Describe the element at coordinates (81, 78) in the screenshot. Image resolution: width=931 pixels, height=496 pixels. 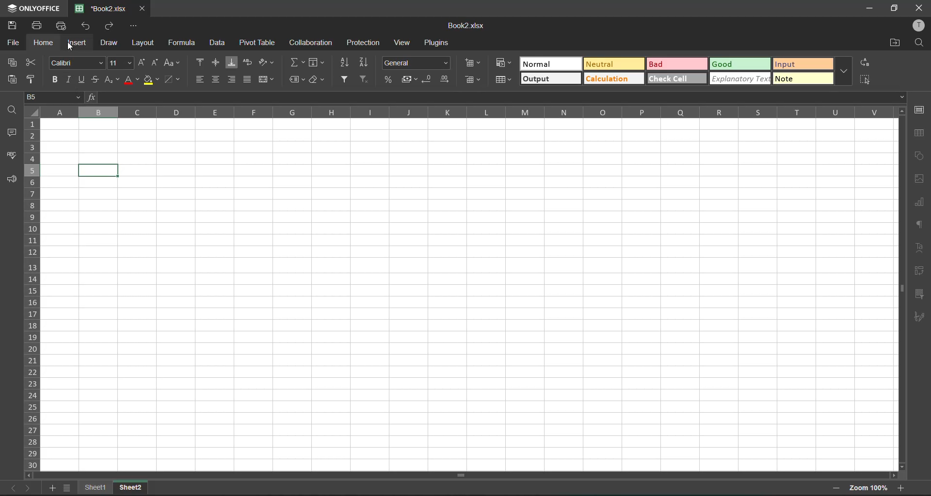
I see `underline` at that location.